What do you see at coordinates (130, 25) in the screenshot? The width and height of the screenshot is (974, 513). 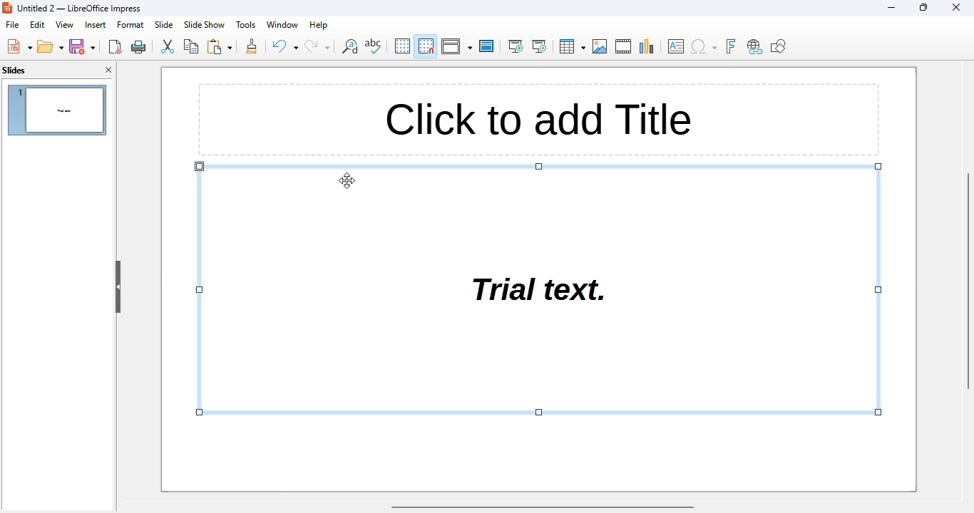 I see `format` at bounding box center [130, 25].